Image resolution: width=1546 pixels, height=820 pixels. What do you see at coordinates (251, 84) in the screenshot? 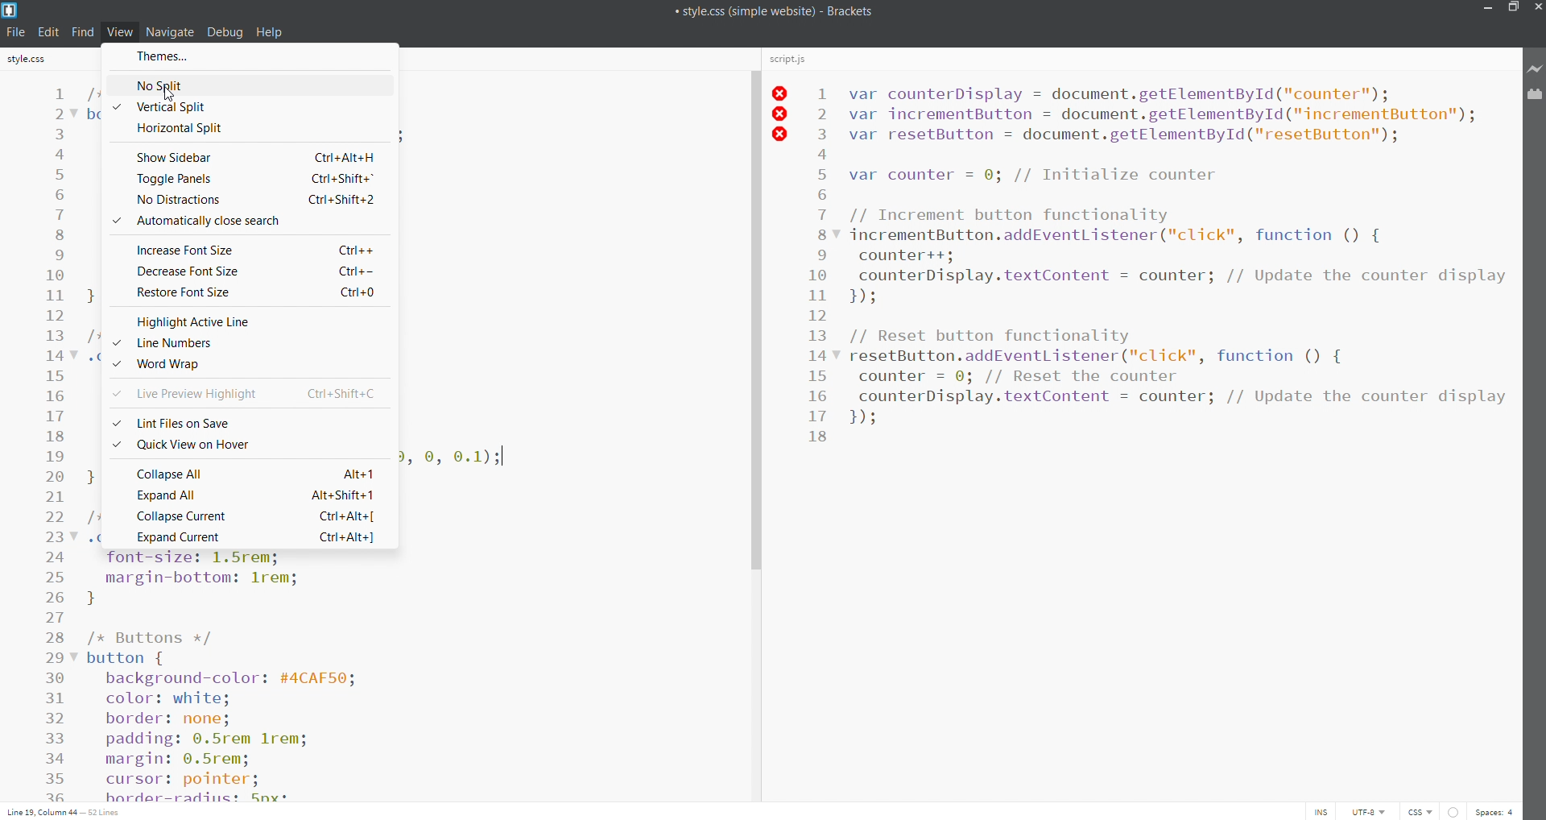
I see `no split` at bounding box center [251, 84].